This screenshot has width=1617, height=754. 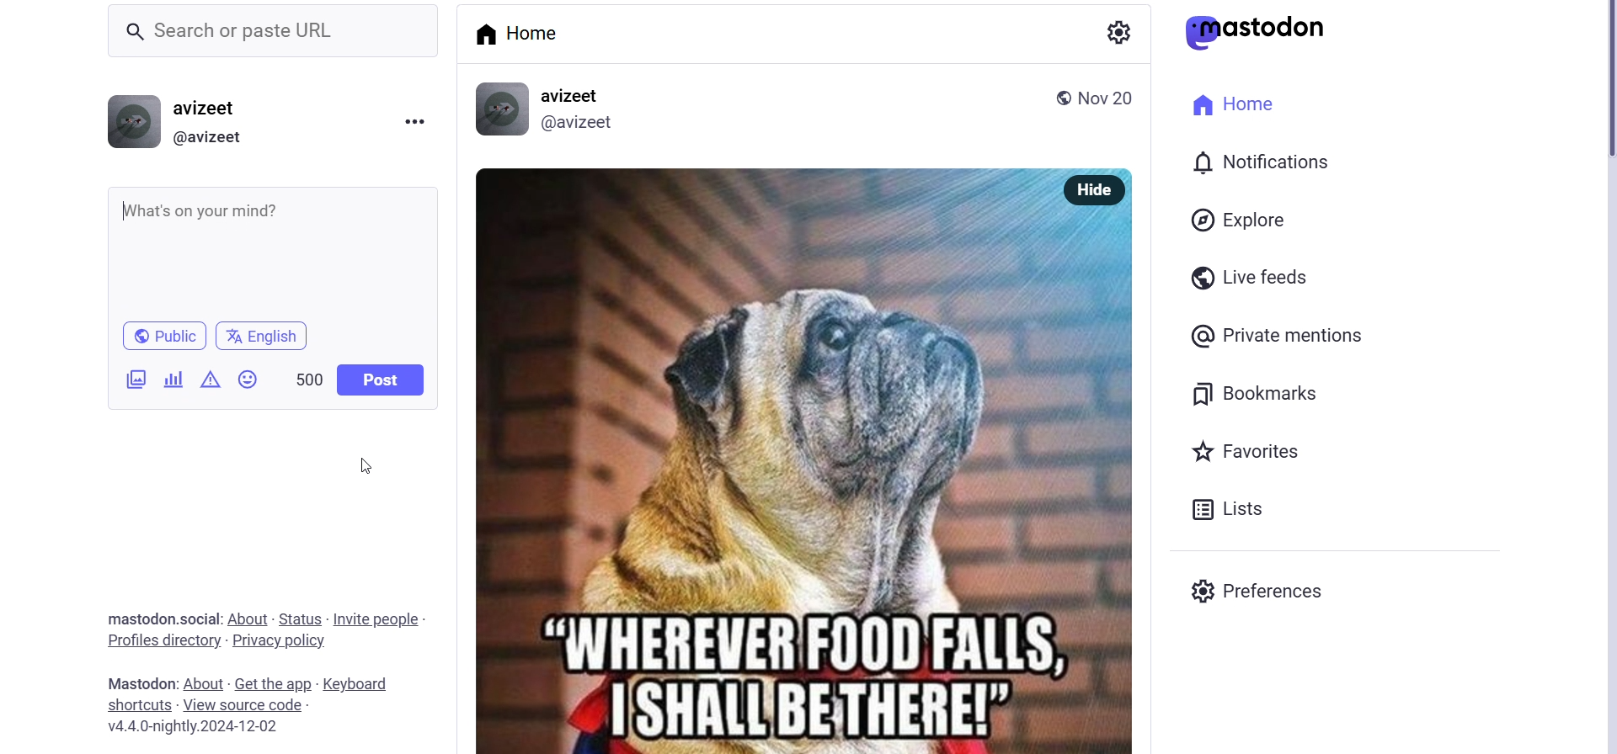 What do you see at coordinates (130, 122) in the screenshot?
I see `profile picture` at bounding box center [130, 122].